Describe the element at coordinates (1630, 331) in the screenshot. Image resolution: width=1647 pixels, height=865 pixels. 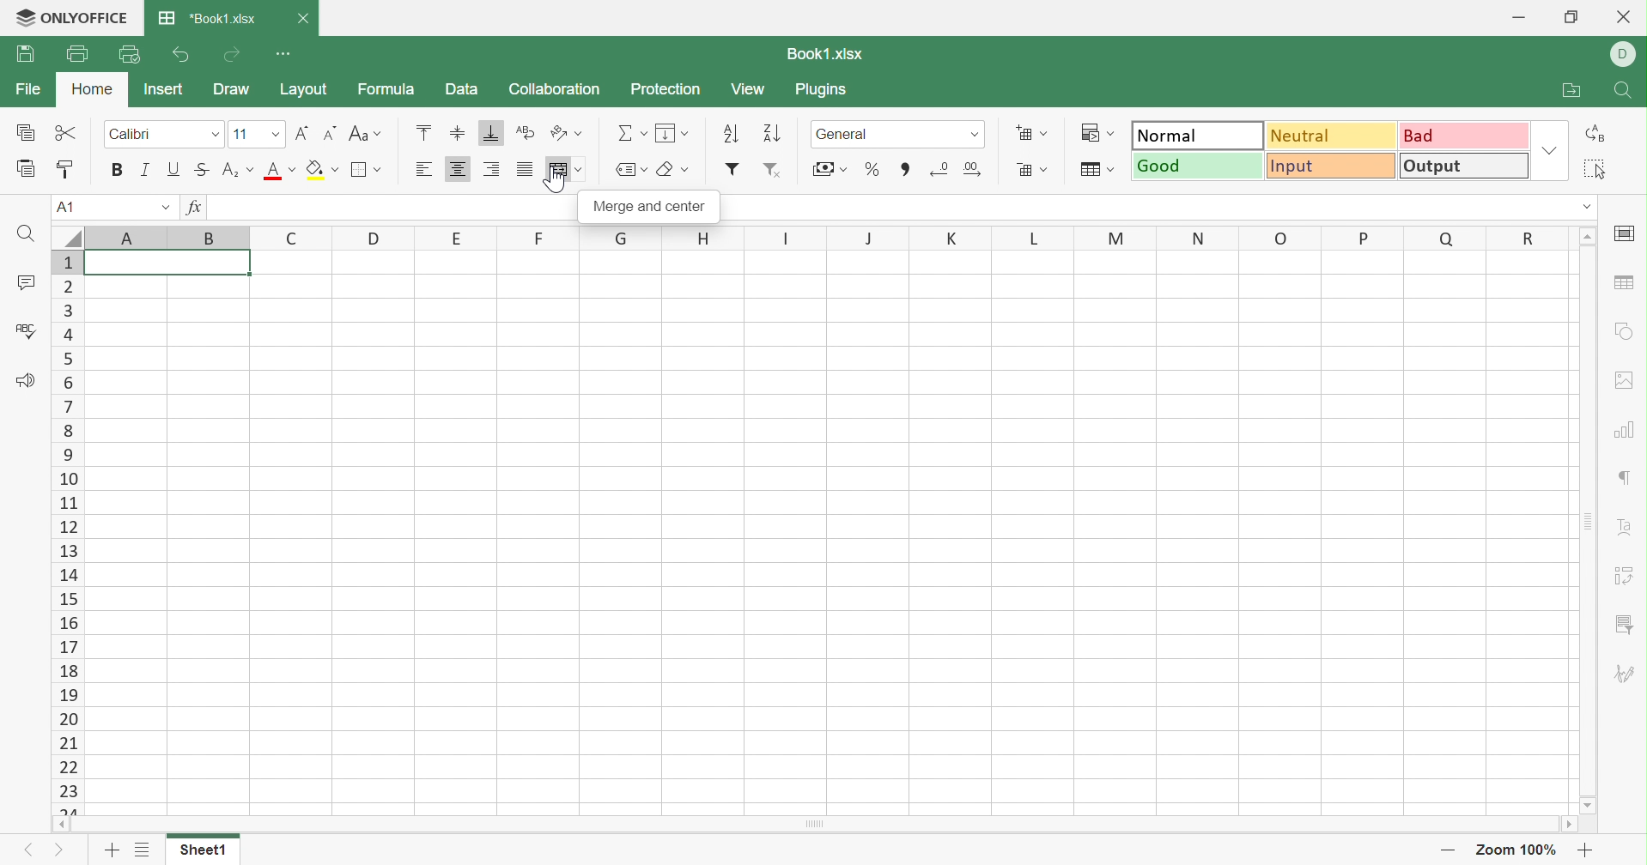
I see `Shape settings` at that location.